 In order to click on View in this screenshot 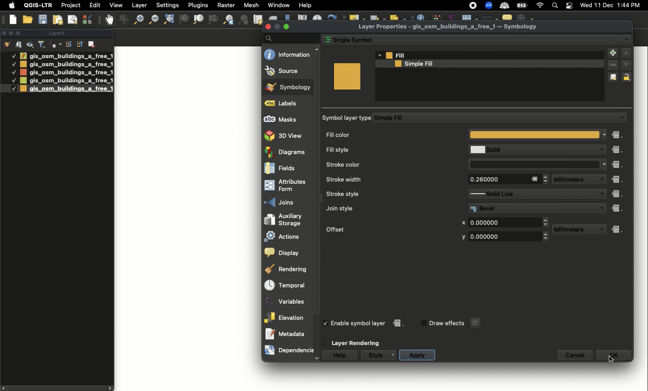, I will do `click(115, 5)`.